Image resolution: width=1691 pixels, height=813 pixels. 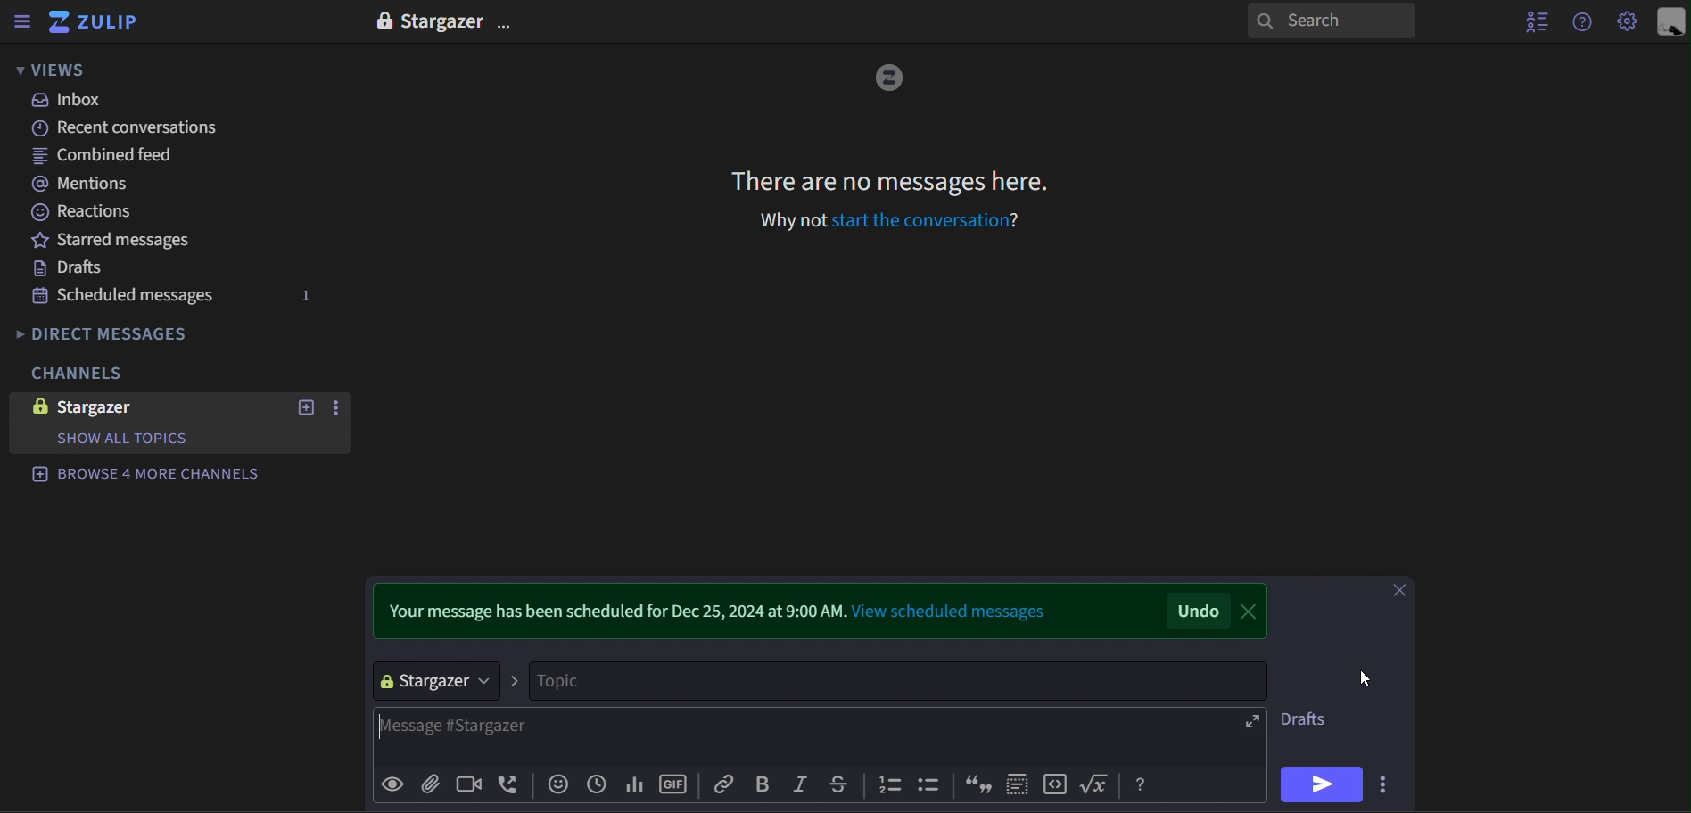 What do you see at coordinates (764, 786) in the screenshot?
I see `bold` at bounding box center [764, 786].